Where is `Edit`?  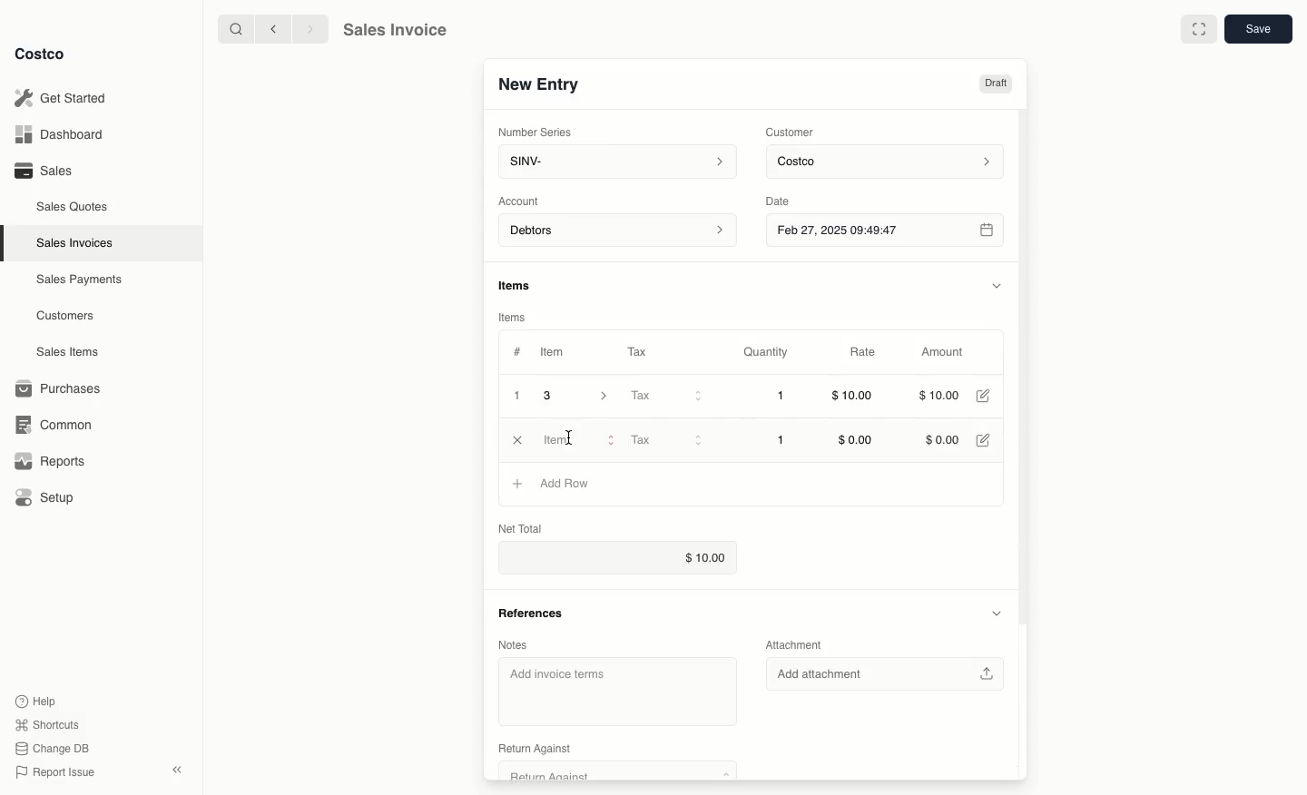 Edit is located at coordinates (986, 396).